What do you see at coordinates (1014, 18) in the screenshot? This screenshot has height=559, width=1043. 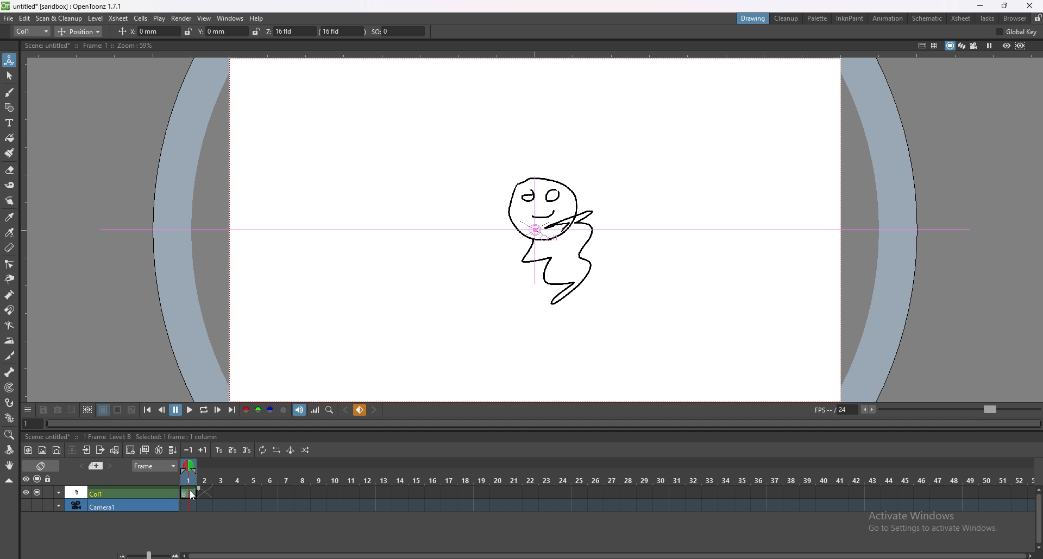 I see `browser` at bounding box center [1014, 18].